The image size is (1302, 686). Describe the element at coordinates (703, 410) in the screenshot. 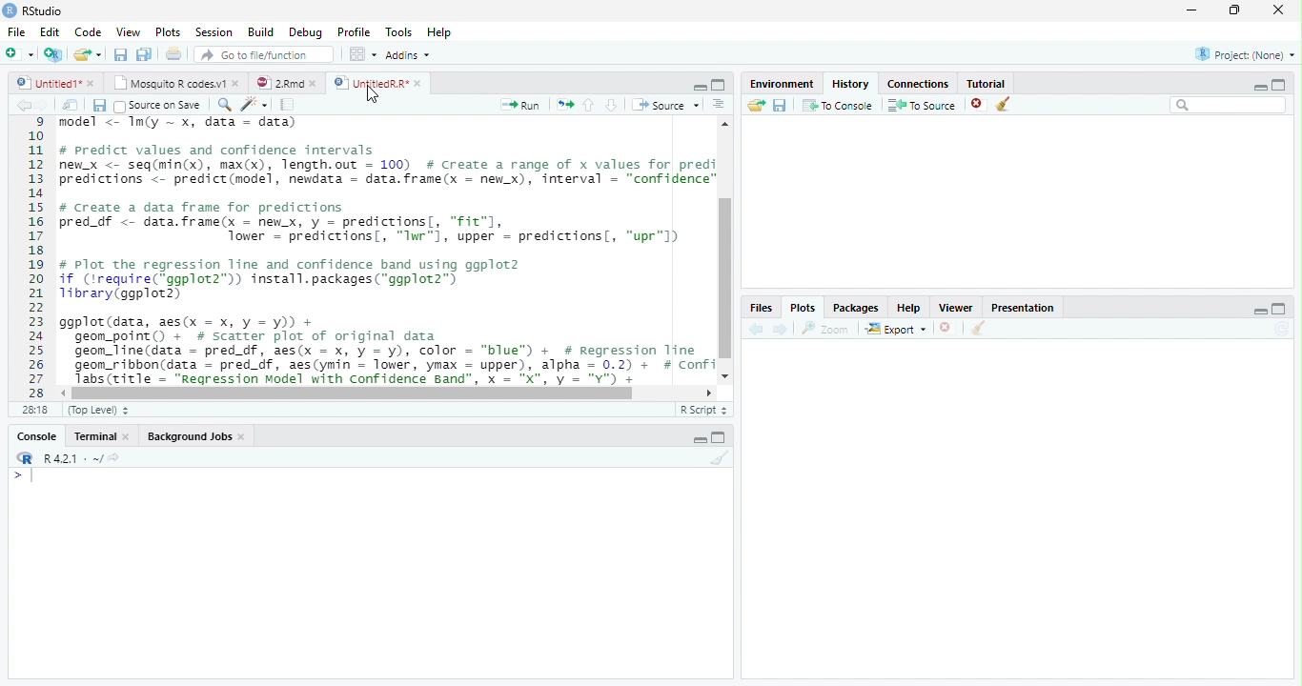

I see `R script` at that location.